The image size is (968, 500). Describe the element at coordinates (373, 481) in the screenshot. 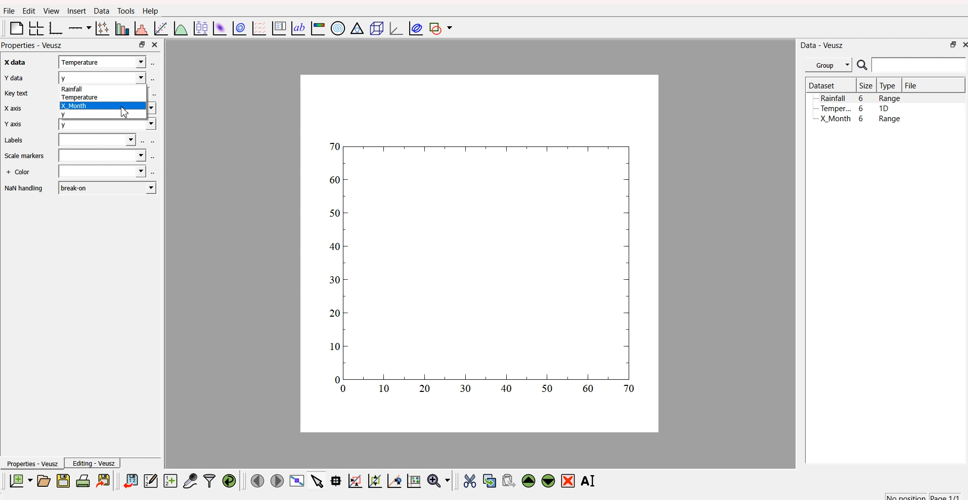

I see `draw points` at that location.